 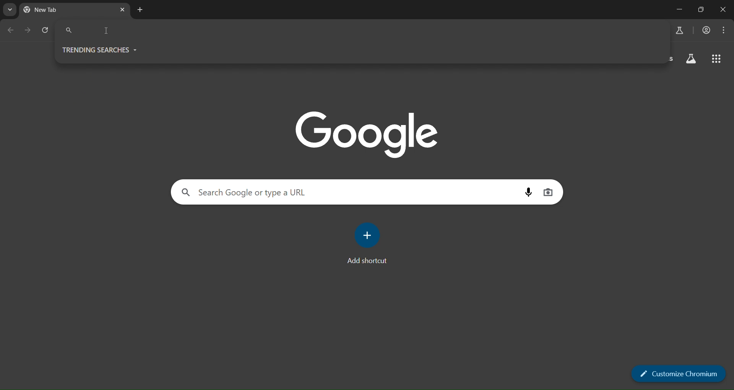 I want to click on close tab, so click(x=123, y=11).